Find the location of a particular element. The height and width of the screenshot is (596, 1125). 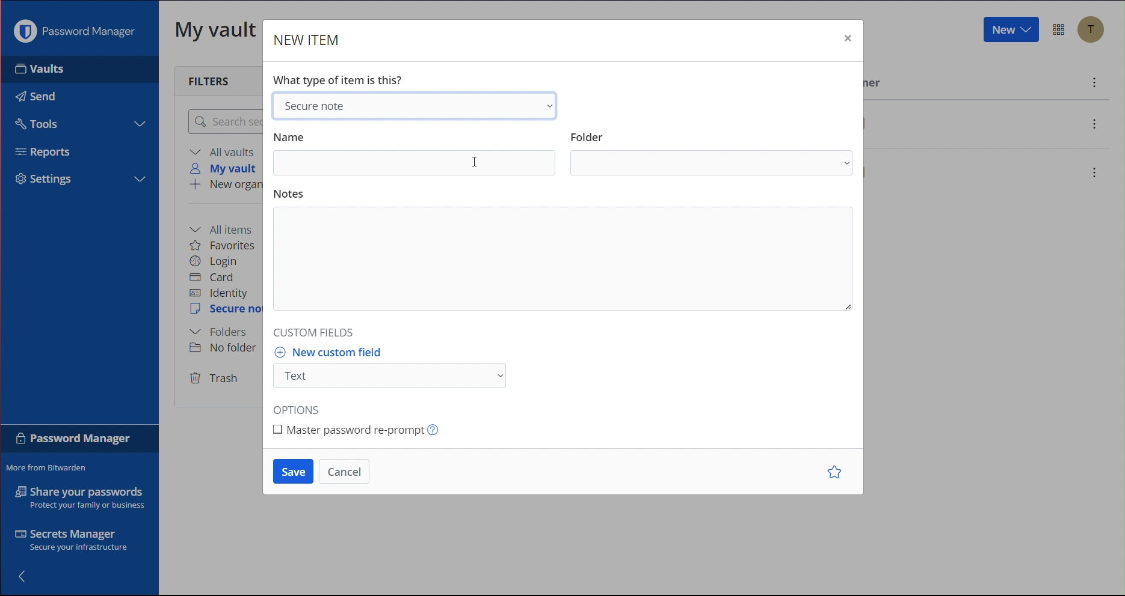

All items is located at coordinates (227, 227).